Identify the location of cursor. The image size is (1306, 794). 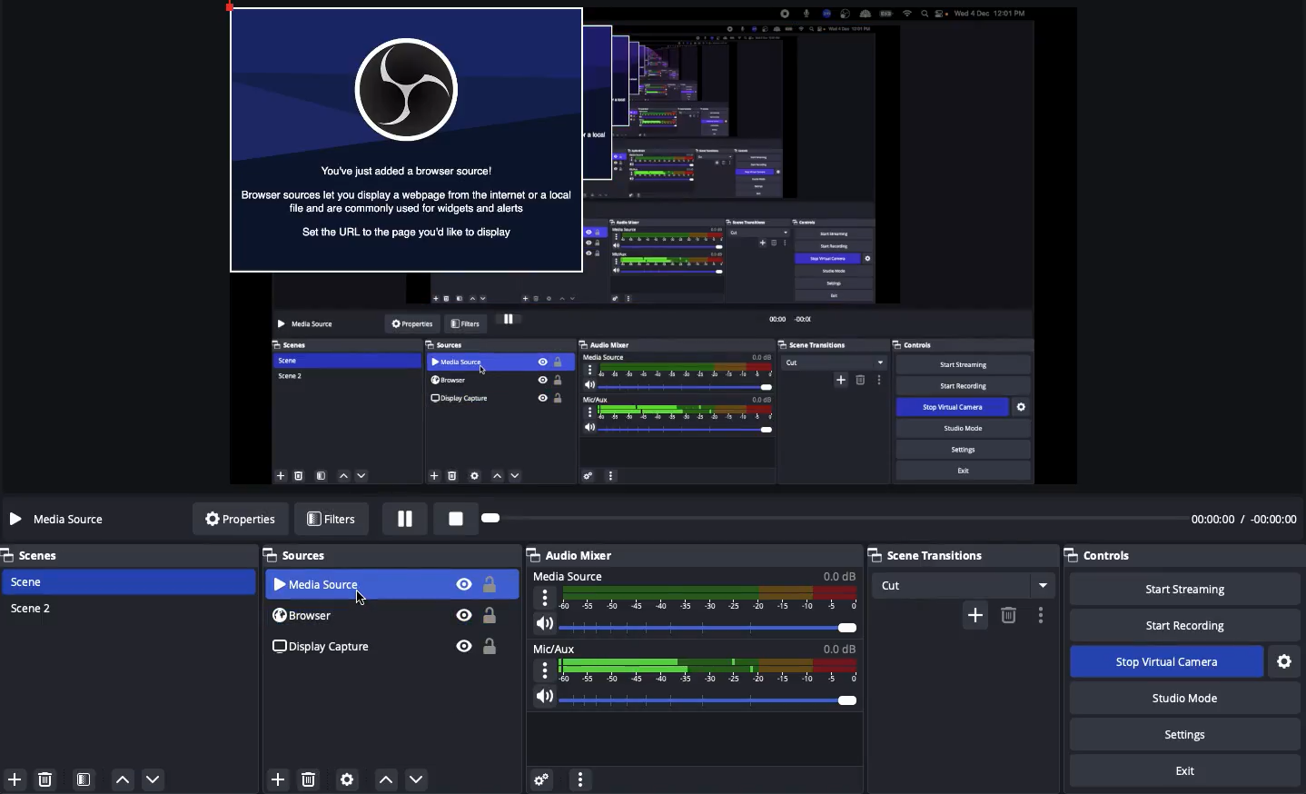
(367, 598).